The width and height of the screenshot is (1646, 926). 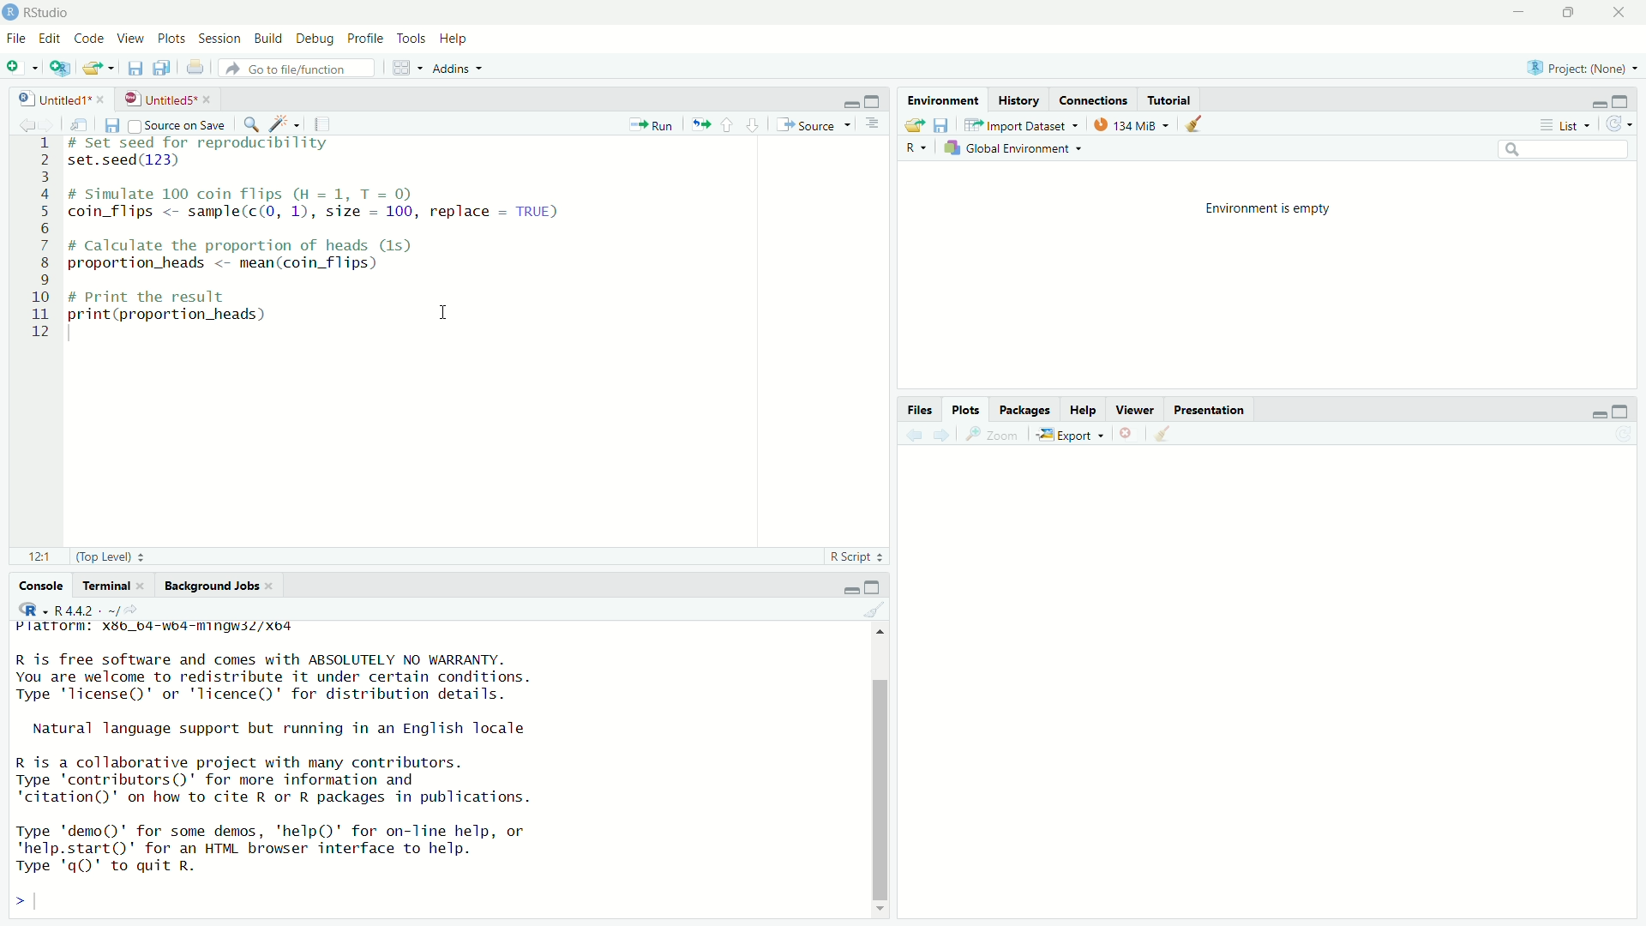 I want to click on # Print the result, so click(x=165, y=295).